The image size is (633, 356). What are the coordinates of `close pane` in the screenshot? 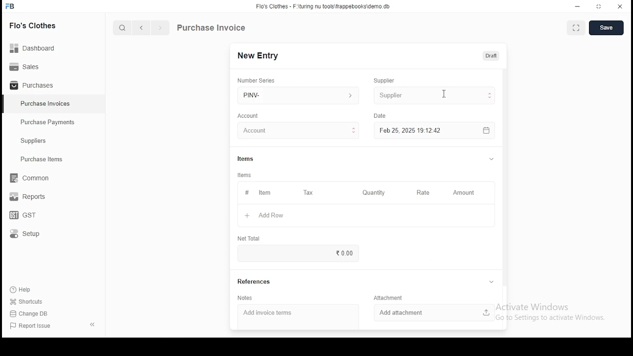 It's located at (91, 324).